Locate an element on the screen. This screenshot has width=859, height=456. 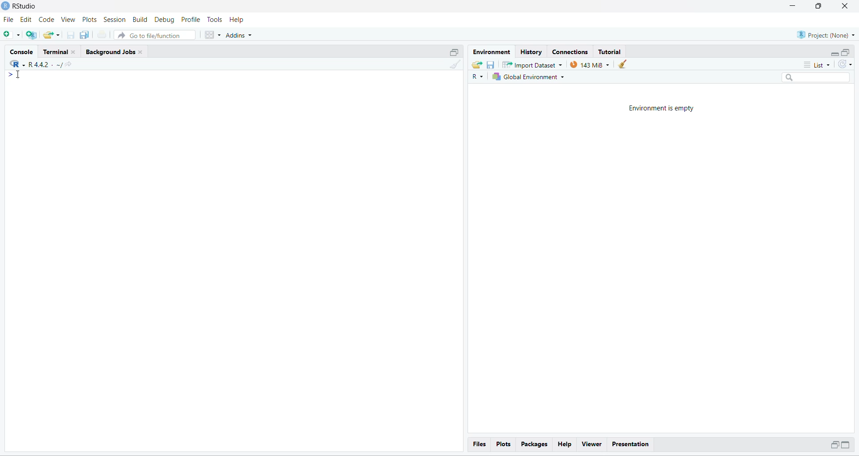
packages is located at coordinates (535, 445).